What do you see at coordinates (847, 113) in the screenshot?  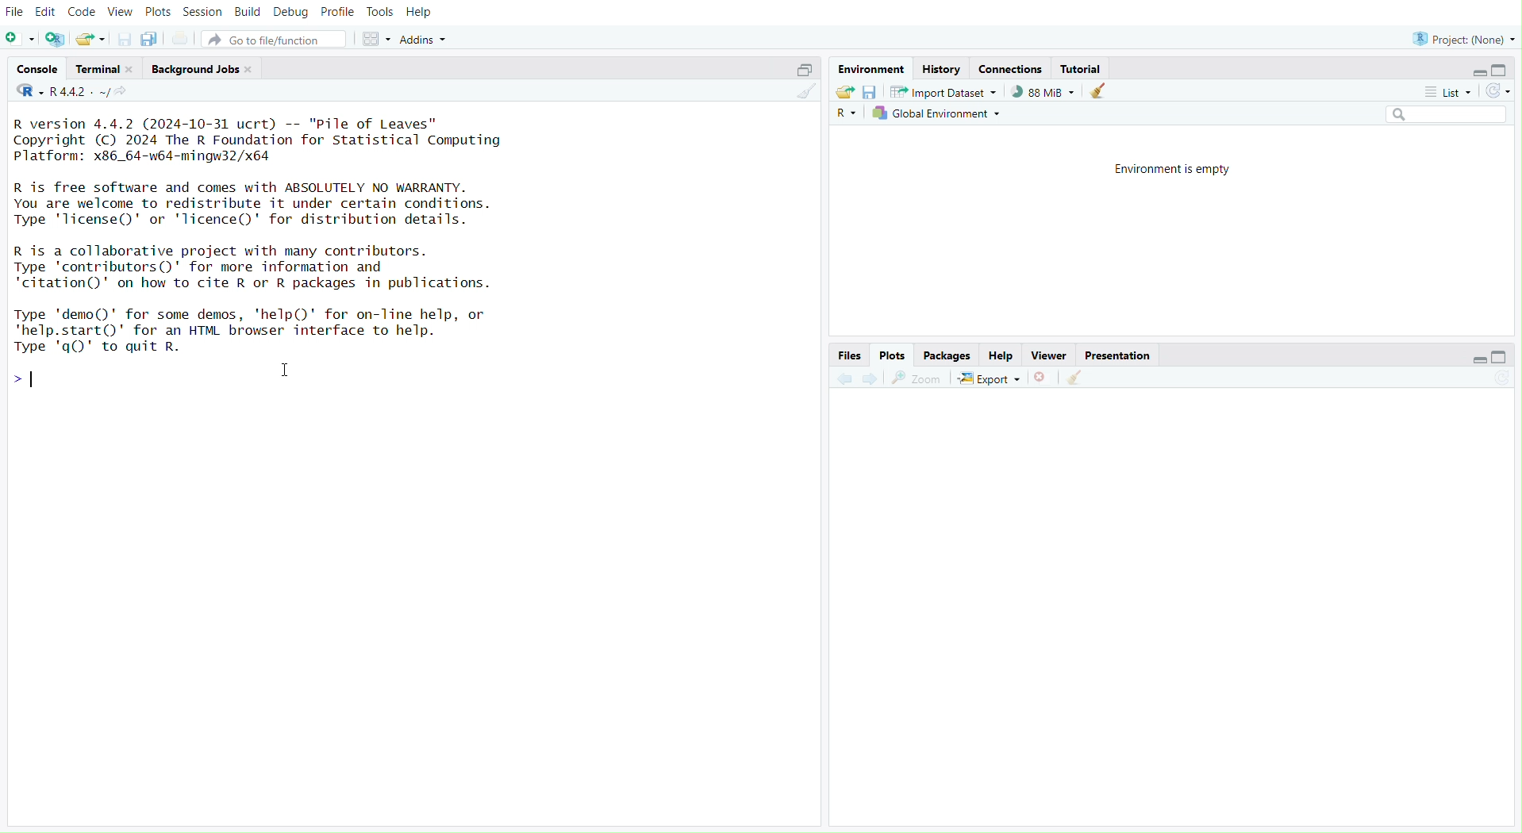 I see `R` at bounding box center [847, 113].